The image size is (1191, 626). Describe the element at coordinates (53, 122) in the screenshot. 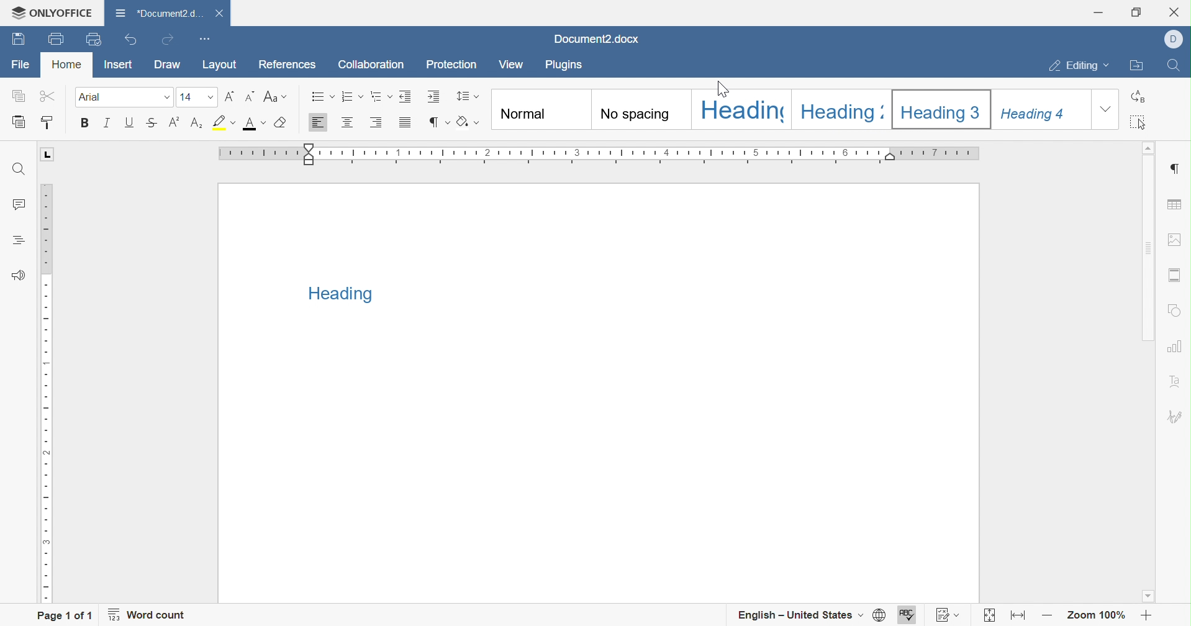

I see `Copy style` at that location.